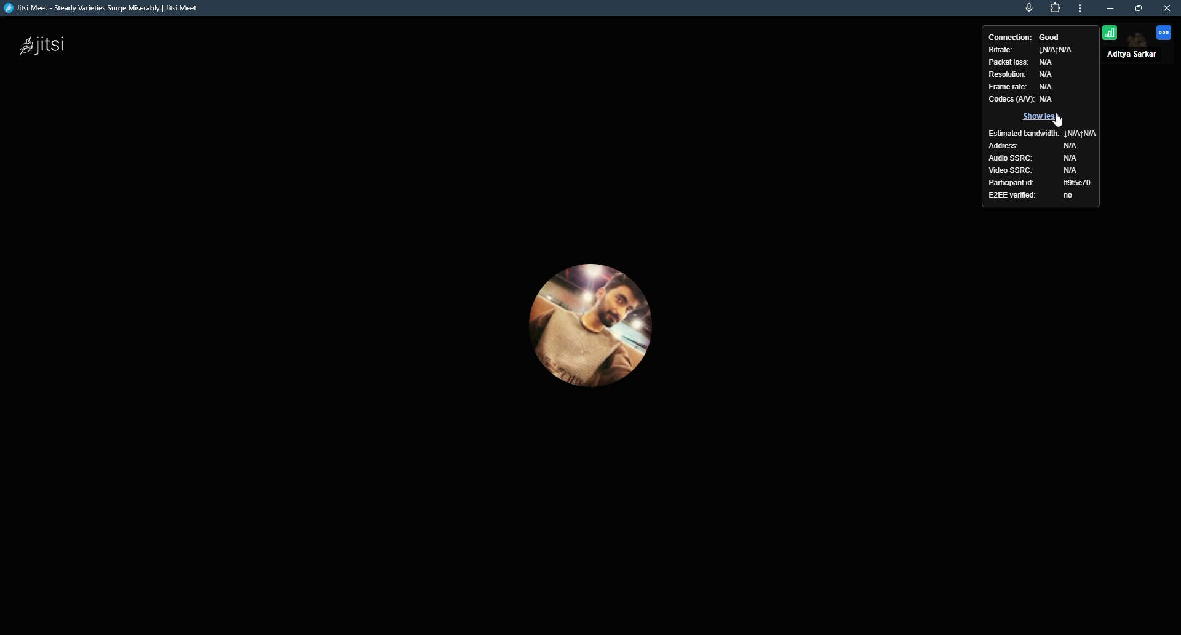 The image size is (1181, 635). Describe the element at coordinates (1084, 133) in the screenshot. I see `na` at that location.